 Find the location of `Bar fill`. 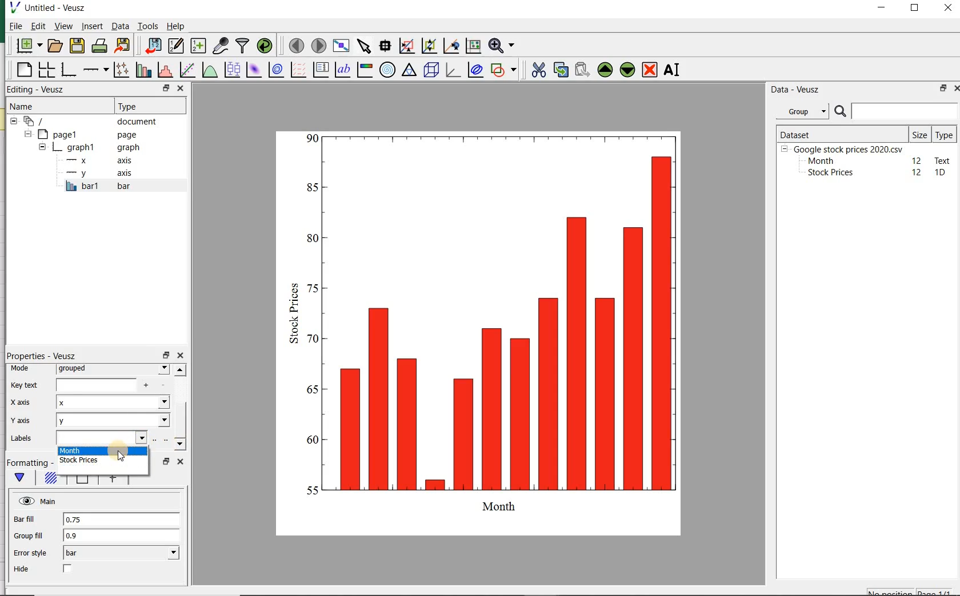

Bar fill is located at coordinates (25, 520).